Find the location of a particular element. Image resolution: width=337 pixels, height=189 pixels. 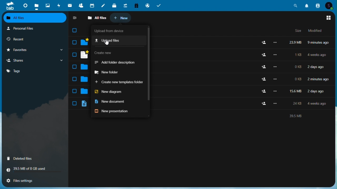

Files is located at coordinates (293, 55).